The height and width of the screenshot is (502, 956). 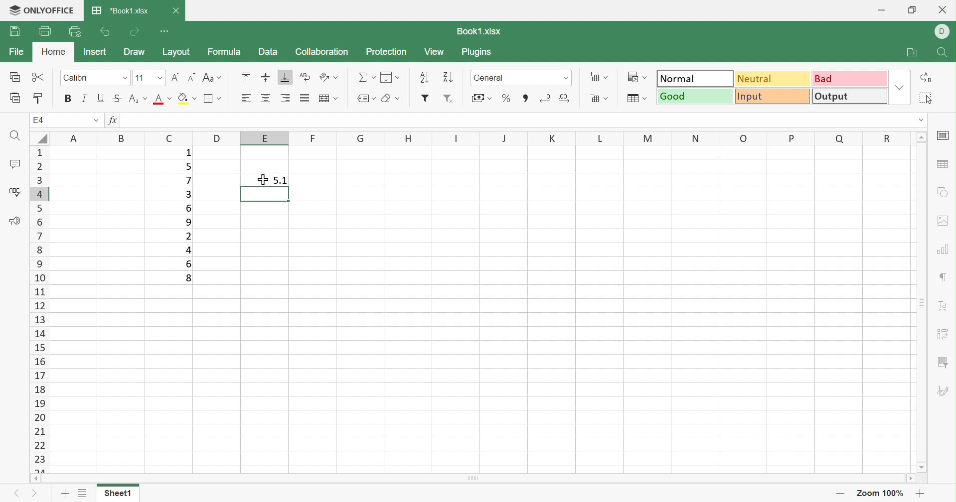 What do you see at coordinates (944, 163) in the screenshot?
I see `Table settings` at bounding box center [944, 163].